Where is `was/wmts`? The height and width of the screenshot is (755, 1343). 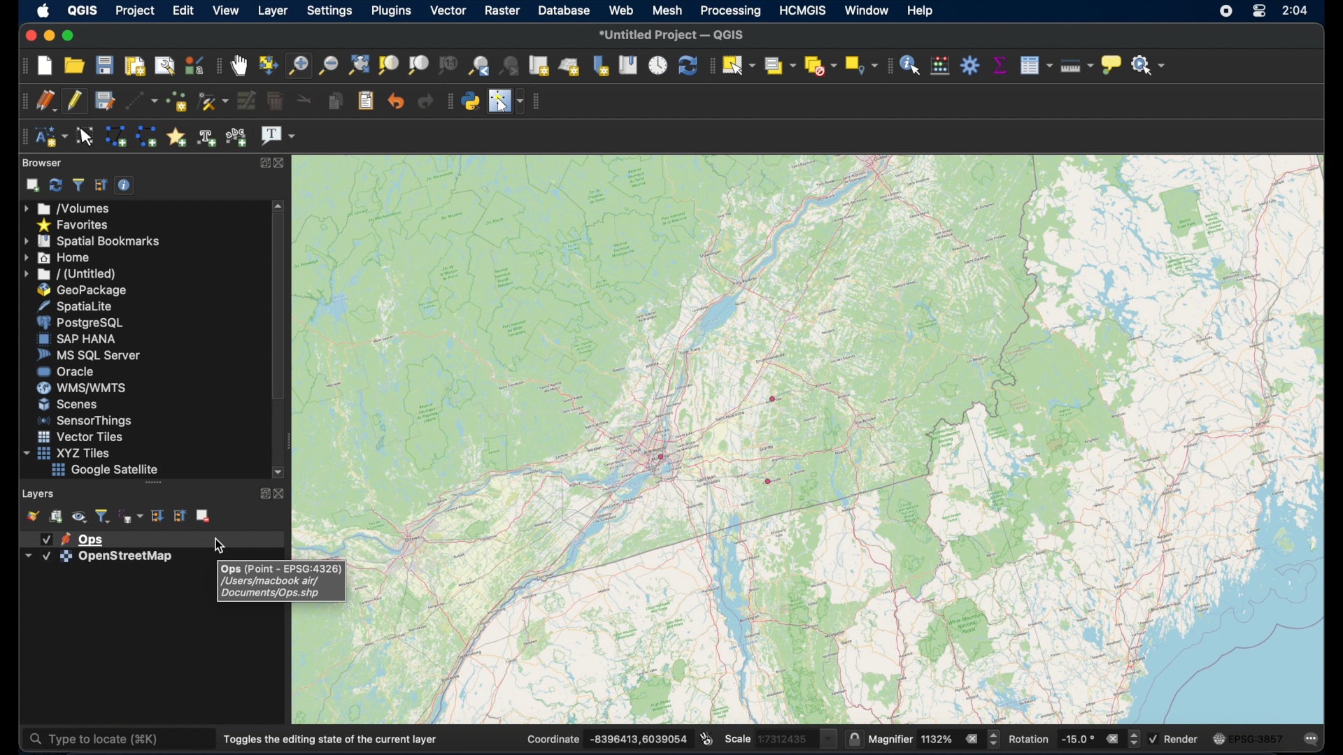
was/wmts is located at coordinates (78, 388).